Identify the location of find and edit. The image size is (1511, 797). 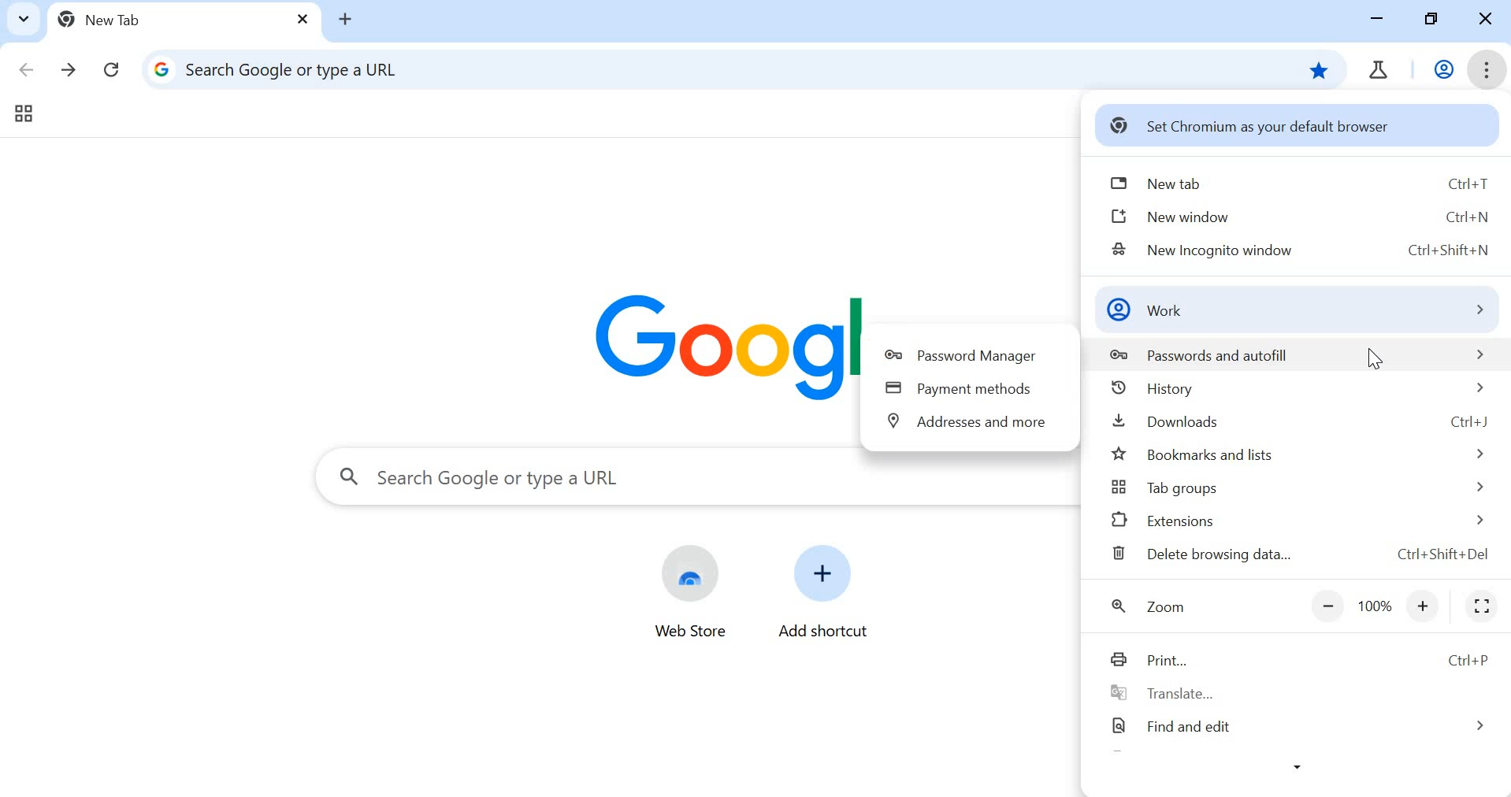
(1294, 726).